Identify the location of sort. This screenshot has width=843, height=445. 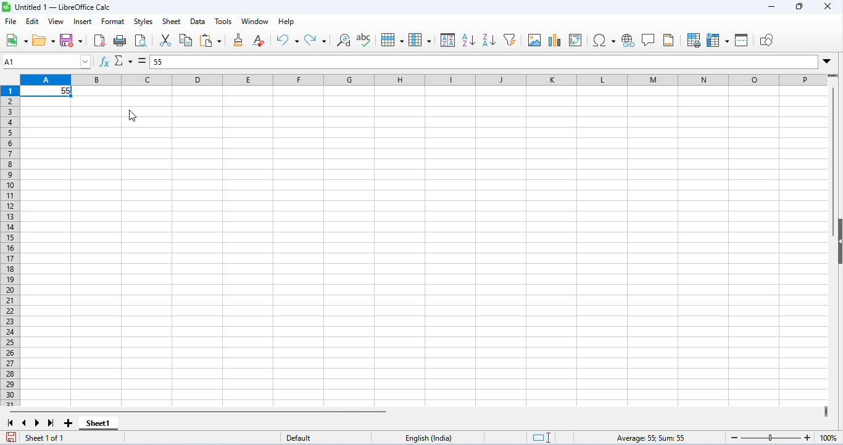
(448, 41).